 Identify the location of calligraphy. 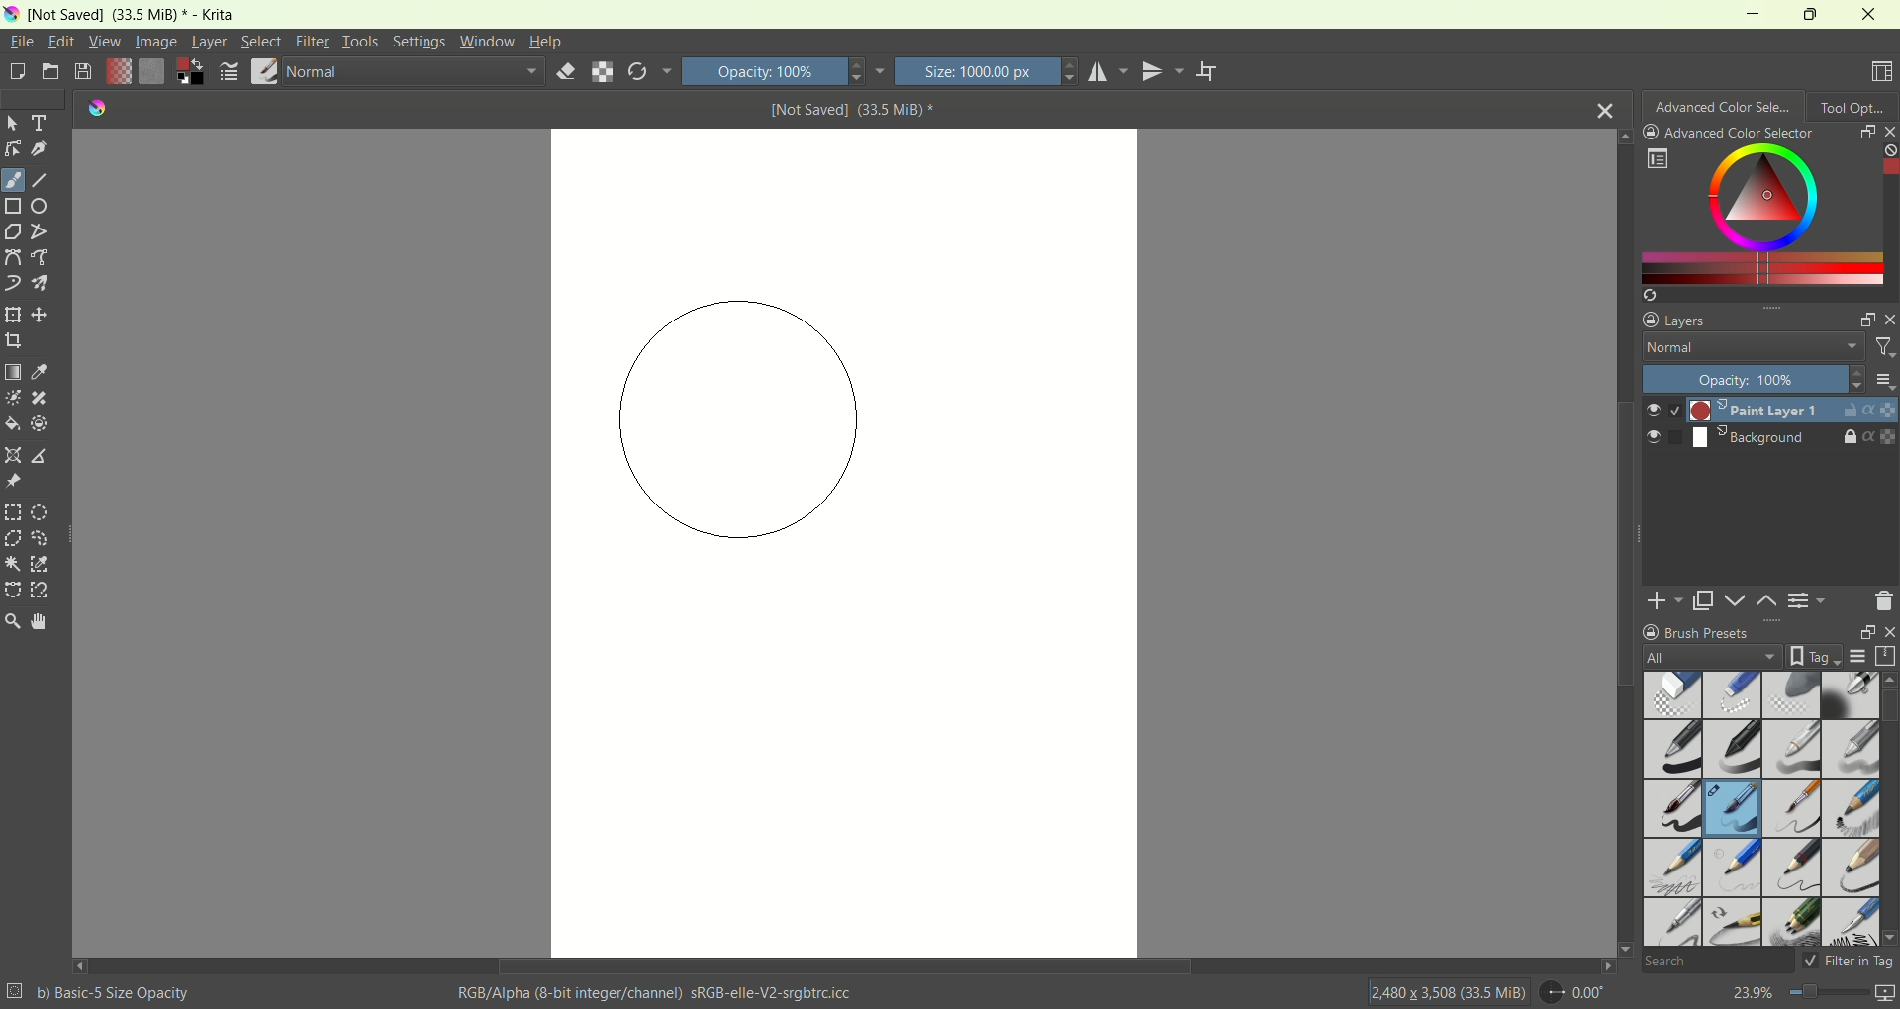
(41, 150).